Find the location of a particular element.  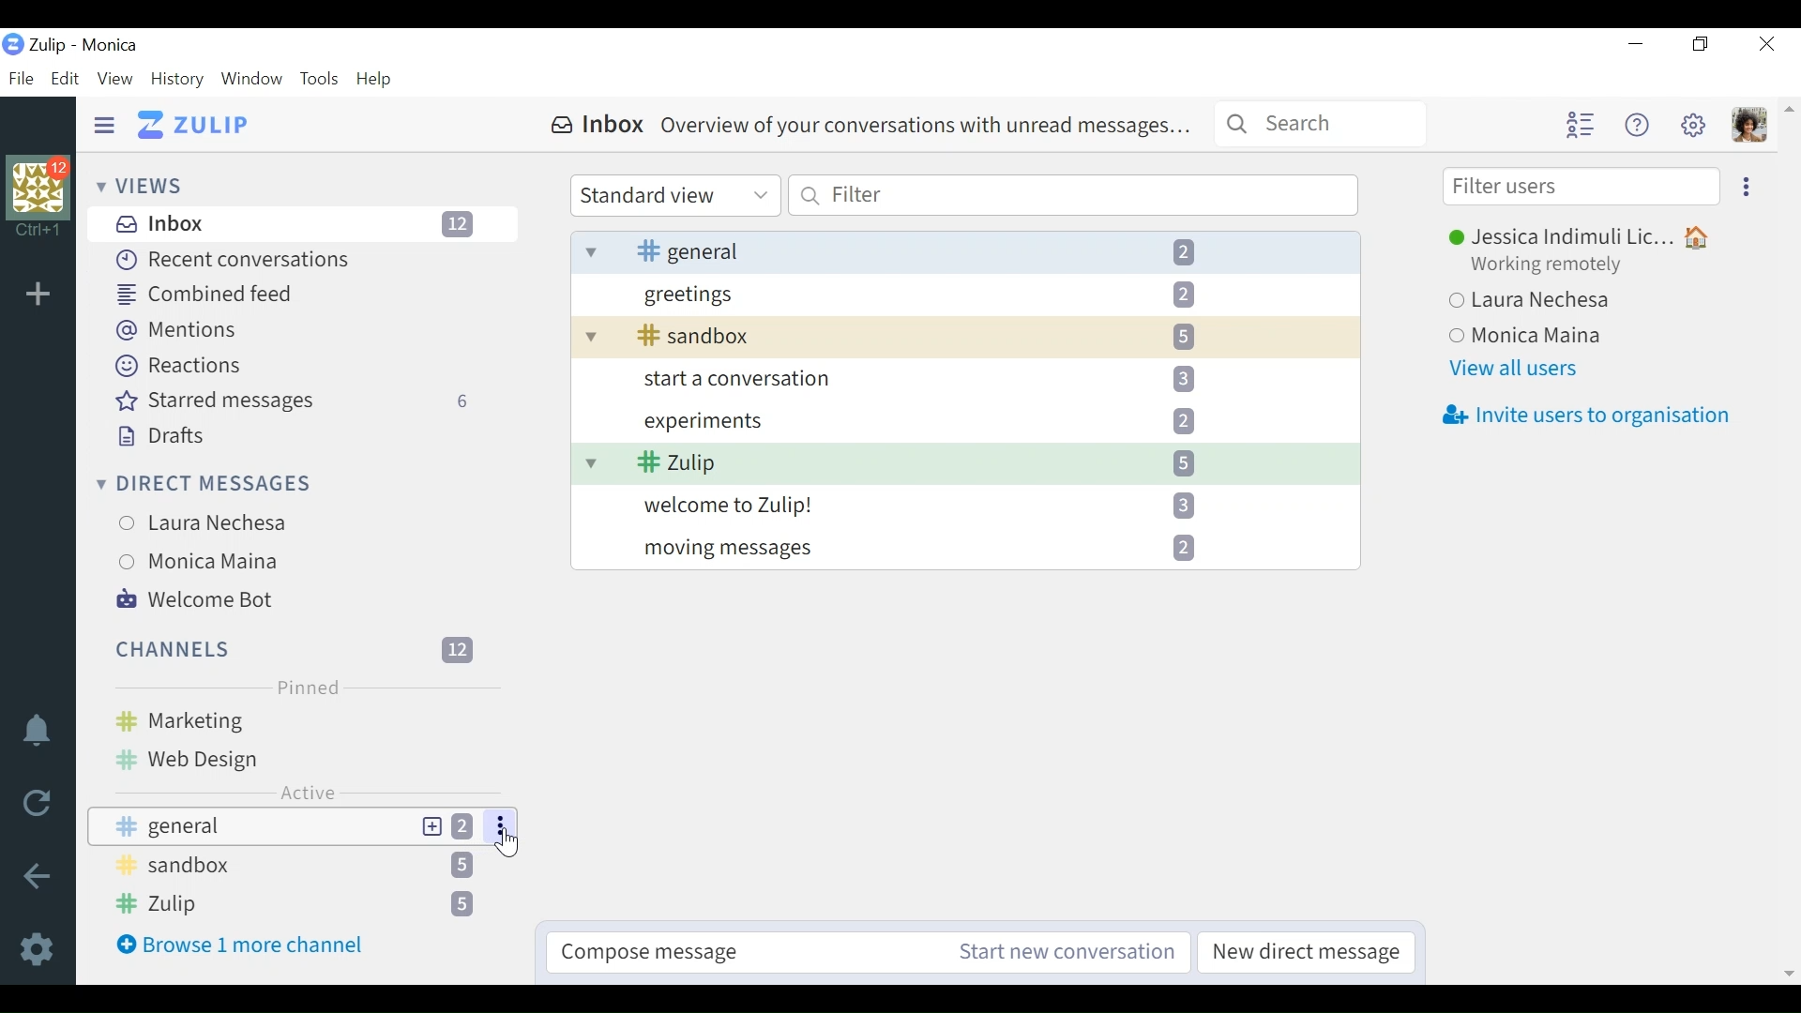

General 2 is located at coordinates (966, 250).